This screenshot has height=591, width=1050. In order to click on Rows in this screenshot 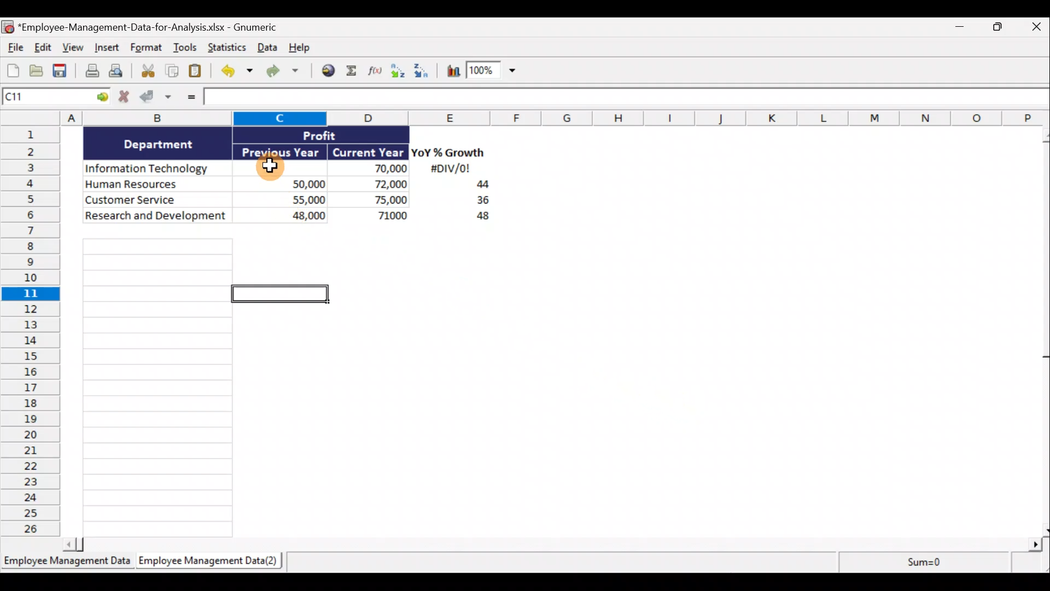, I will do `click(34, 333)`.